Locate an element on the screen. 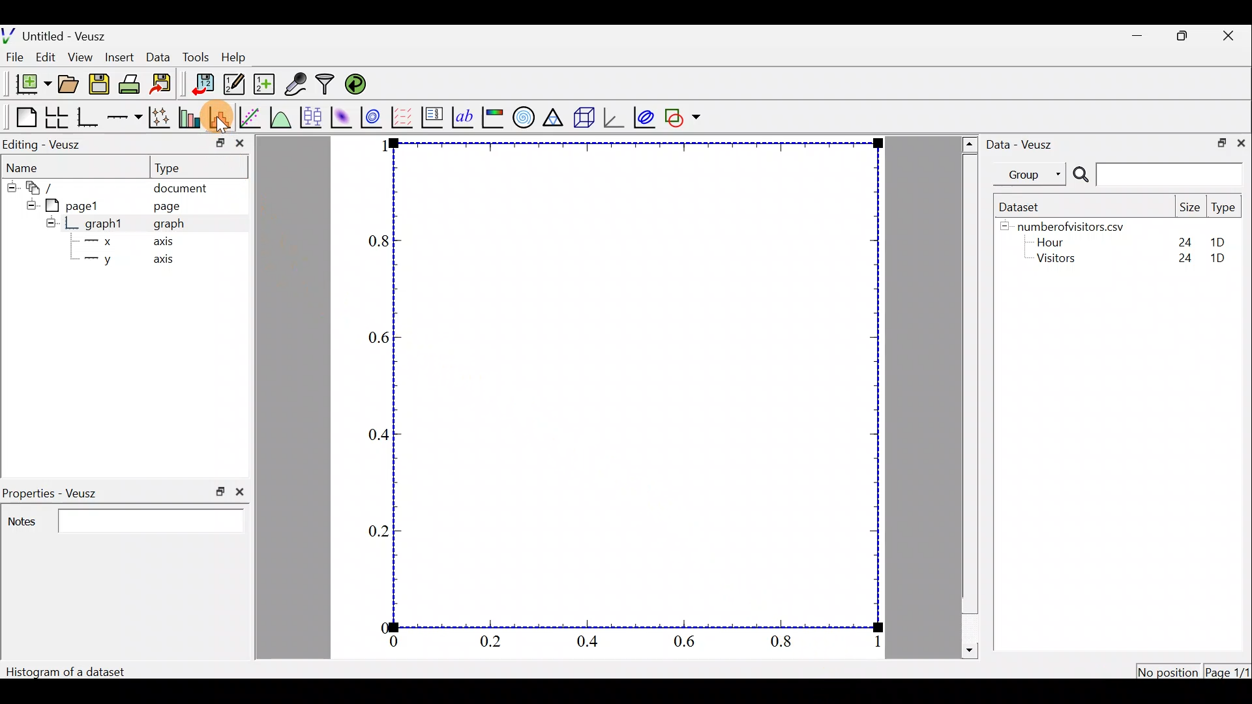 Image resolution: width=1252 pixels, height=704 pixels. graph1 is located at coordinates (105, 223).